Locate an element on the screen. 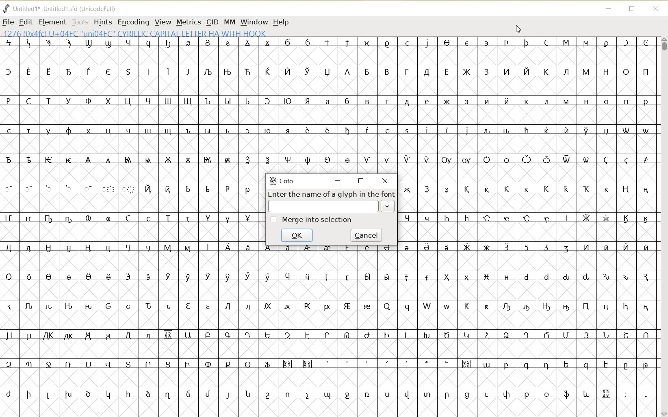  HINTS is located at coordinates (102, 23).